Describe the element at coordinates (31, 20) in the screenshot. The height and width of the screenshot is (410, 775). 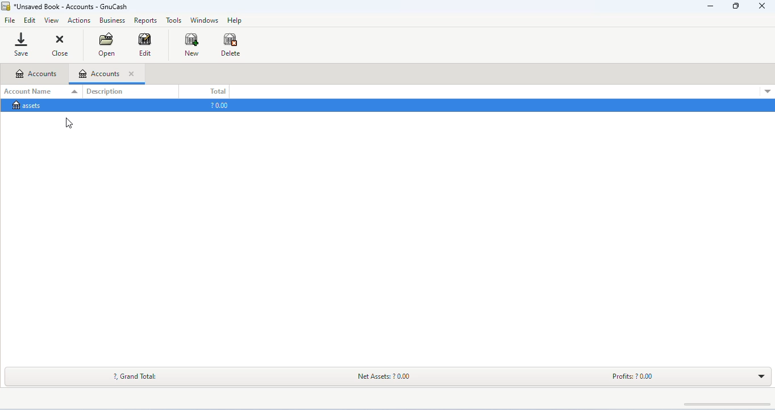
I see `edit` at that location.